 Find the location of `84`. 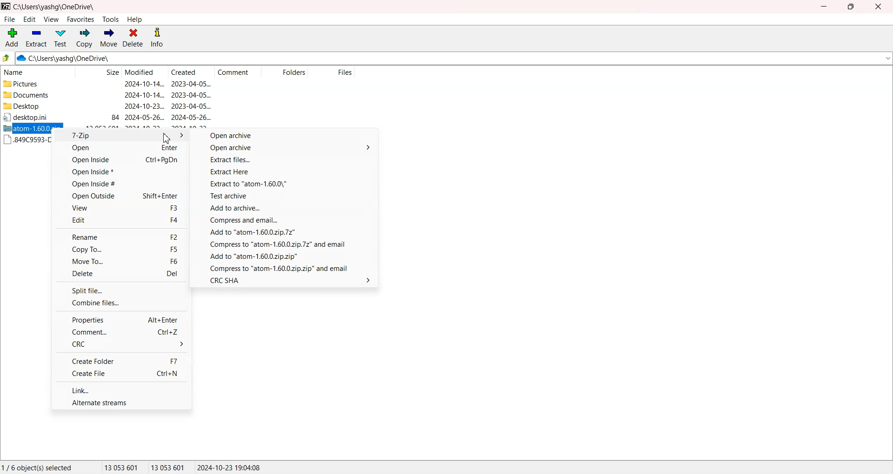

84 is located at coordinates (115, 118).